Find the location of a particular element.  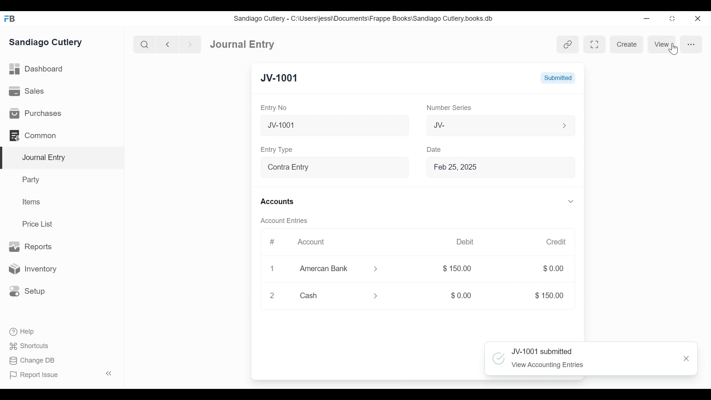

$0.00 is located at coordinates (458, 296).